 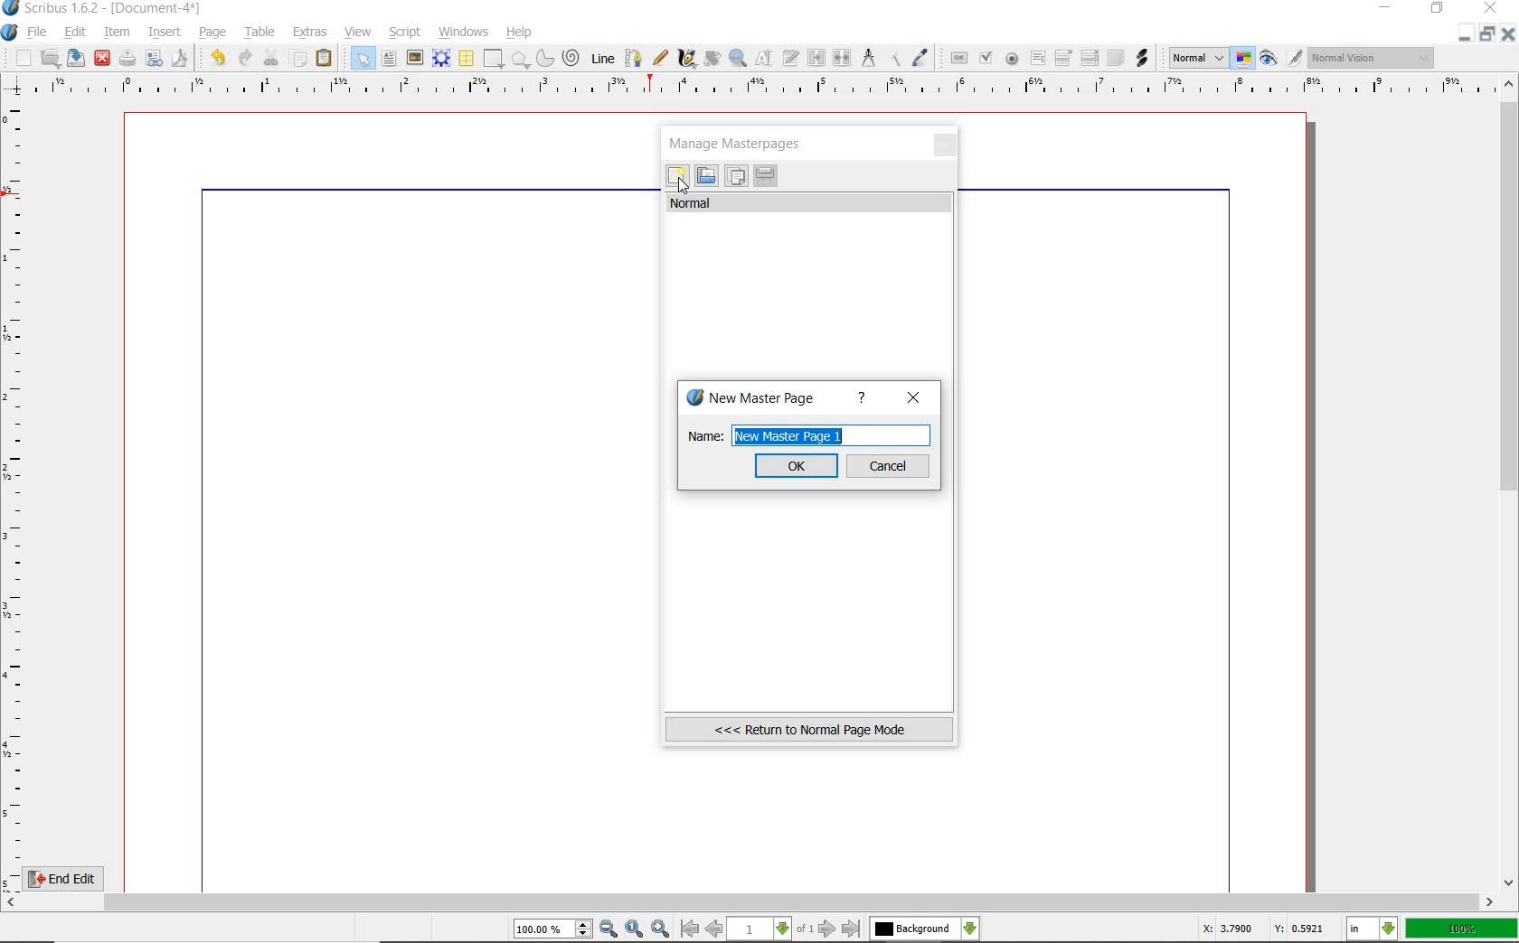 What do you see at coordinates (890, 466) in the screenshot?
I see `cancel` at bounding box center [890, 466].